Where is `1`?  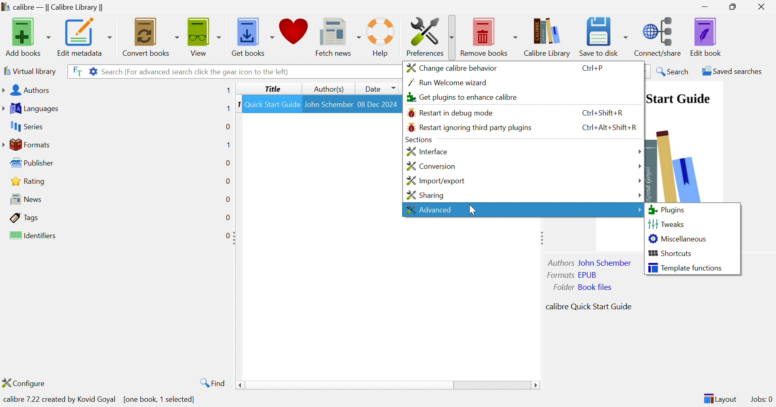 1 is located at coordinates (228, 144).